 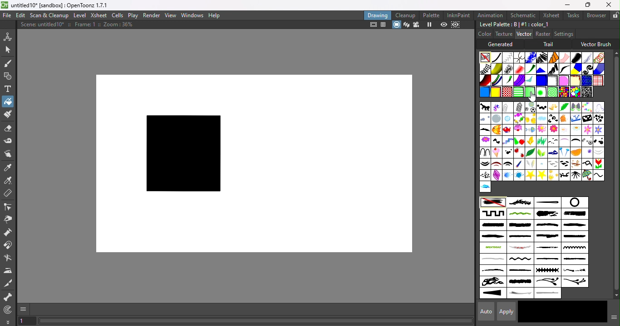 What do you see at coordinates (507, 129) in the screenshot?
I see `fish2` at bounding box center [507, 129].